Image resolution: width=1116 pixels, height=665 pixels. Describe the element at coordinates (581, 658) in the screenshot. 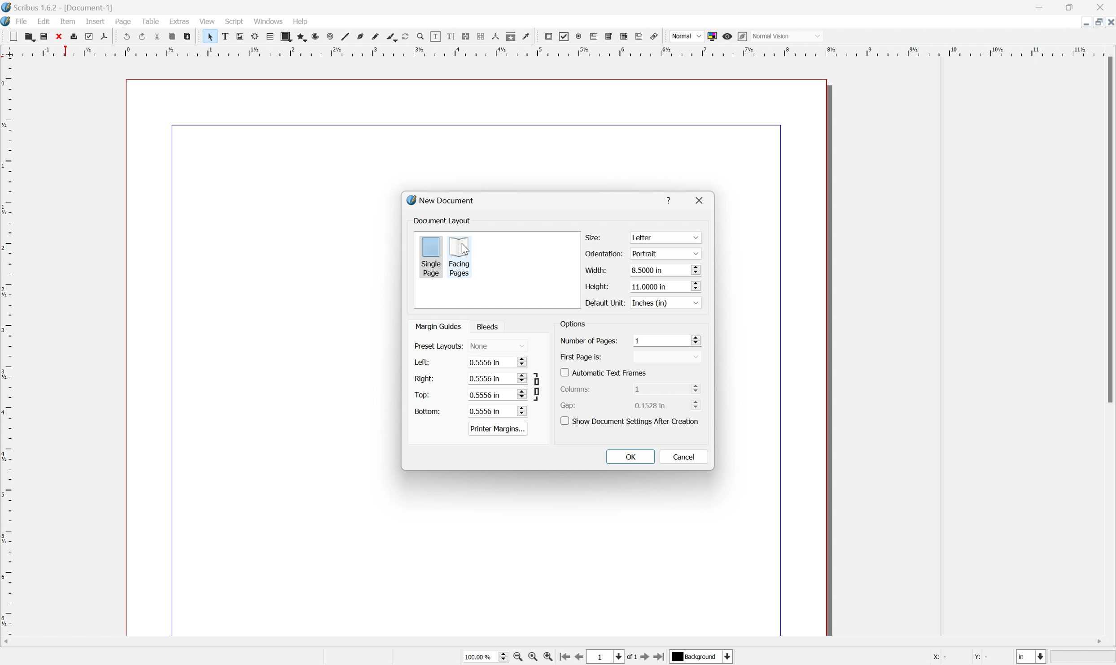

I see `go to previous page` at that location.